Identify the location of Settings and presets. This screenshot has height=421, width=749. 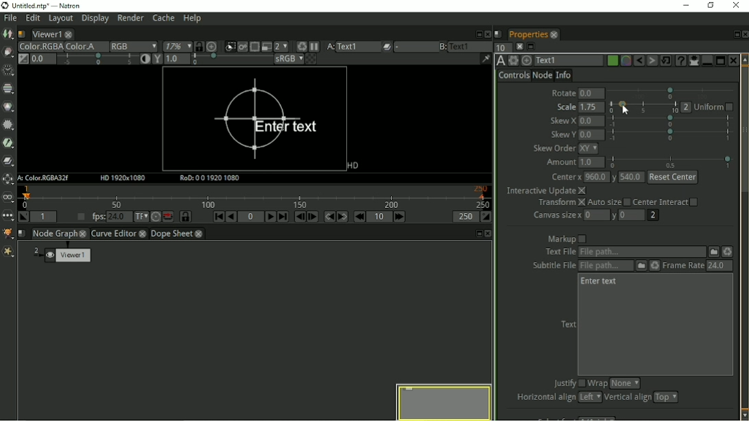
(513, 60).